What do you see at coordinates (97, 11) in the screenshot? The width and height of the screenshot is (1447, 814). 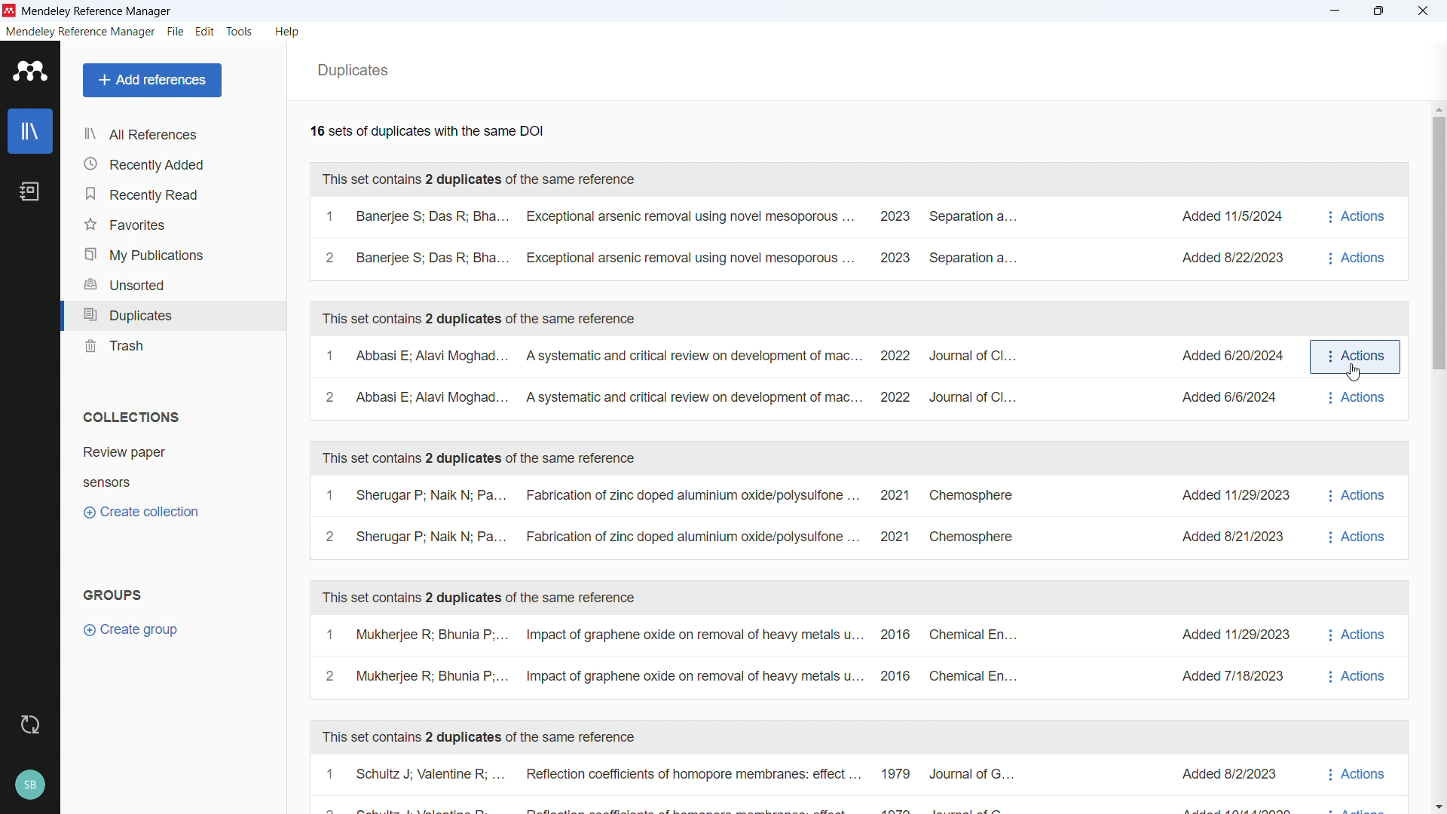 I see `Mendeley Reference Manager` at bounding box center [97, 11].